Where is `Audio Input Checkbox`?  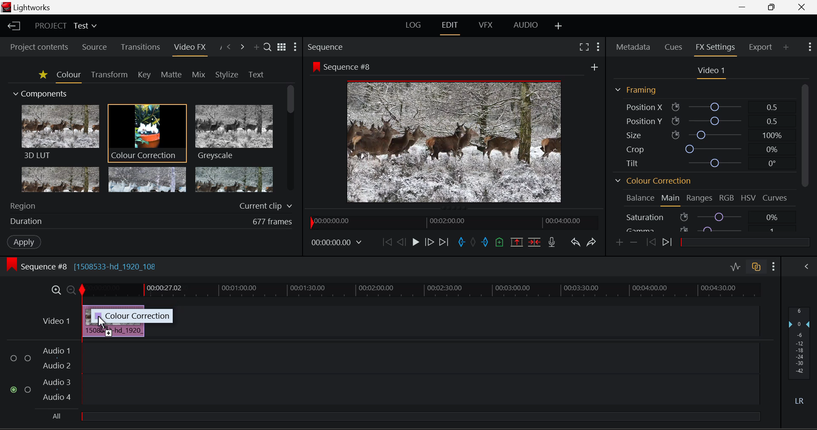
Audio Input Checkbox is located at coordinates (13, 389).